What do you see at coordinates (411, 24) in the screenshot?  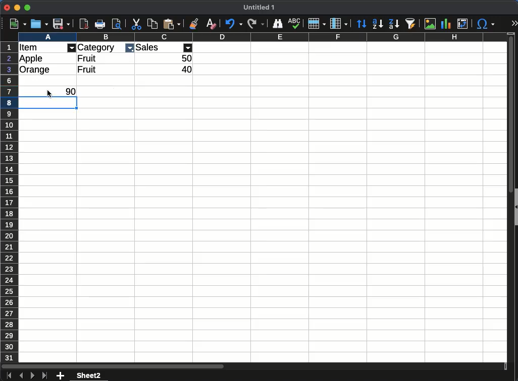 I see `autofilter` at bounding box center [411, 24].